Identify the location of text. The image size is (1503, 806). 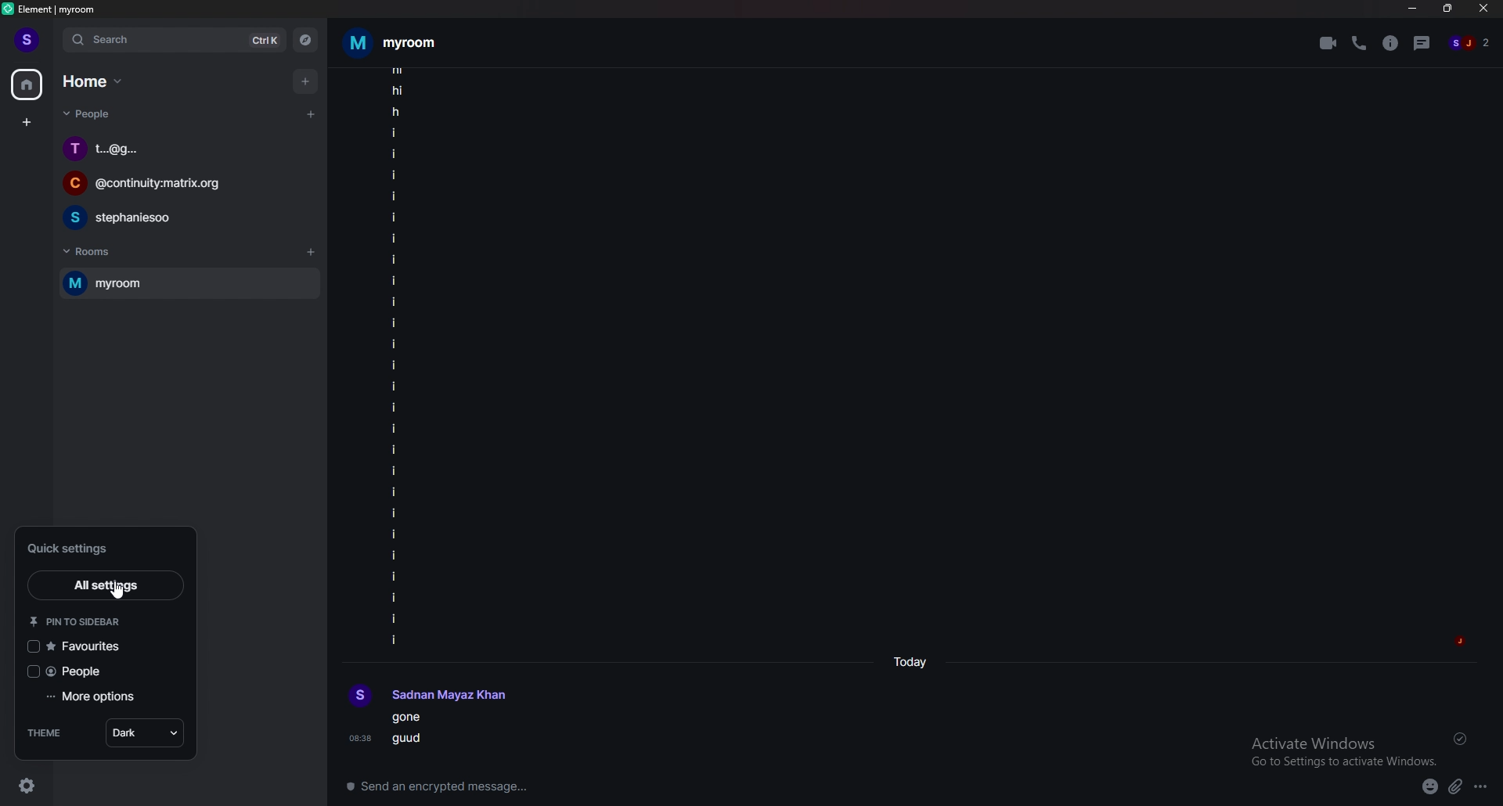
(438, 694).